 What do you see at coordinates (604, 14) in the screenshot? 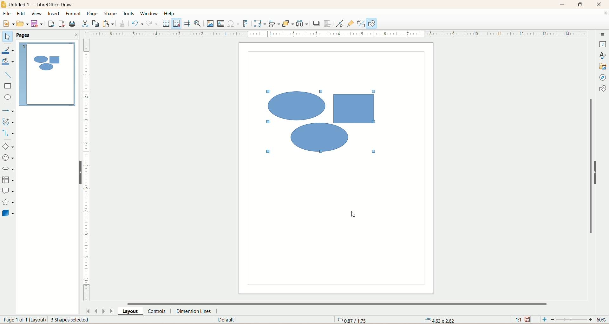
I see `close` at bounding box center [604, 14].